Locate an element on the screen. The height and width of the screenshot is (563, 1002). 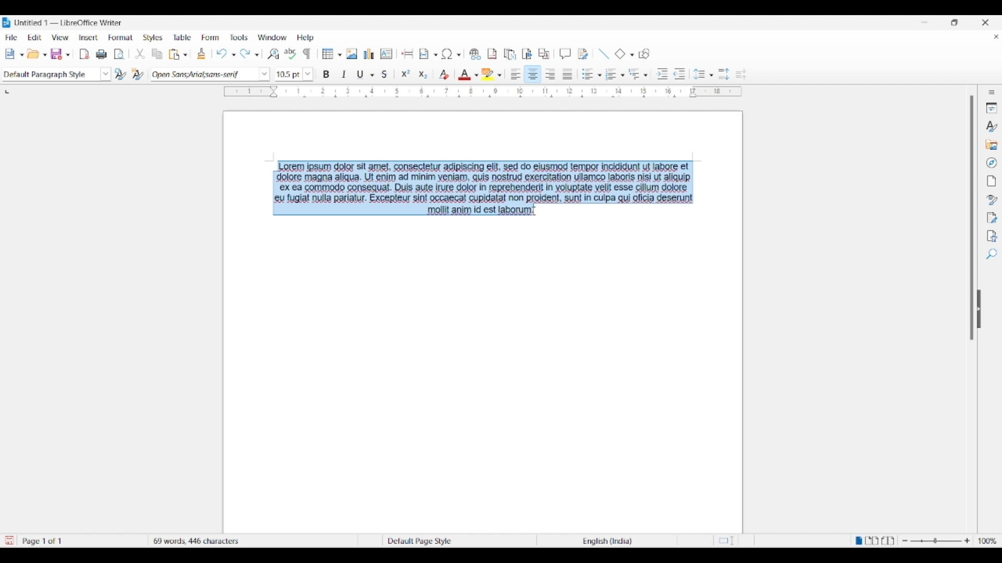
Insert bookmark is located at coordinates (527, 54).